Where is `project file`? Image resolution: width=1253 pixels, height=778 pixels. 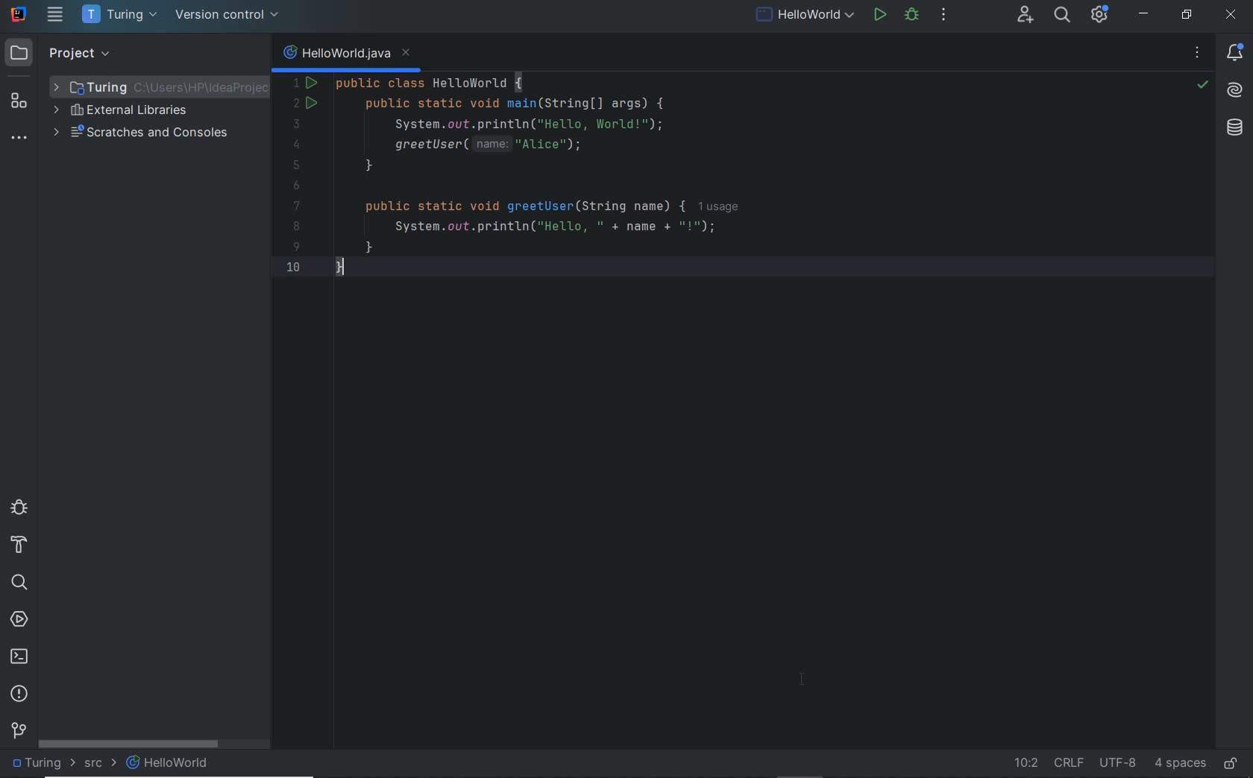 project file is located at coordinates (41, 762).